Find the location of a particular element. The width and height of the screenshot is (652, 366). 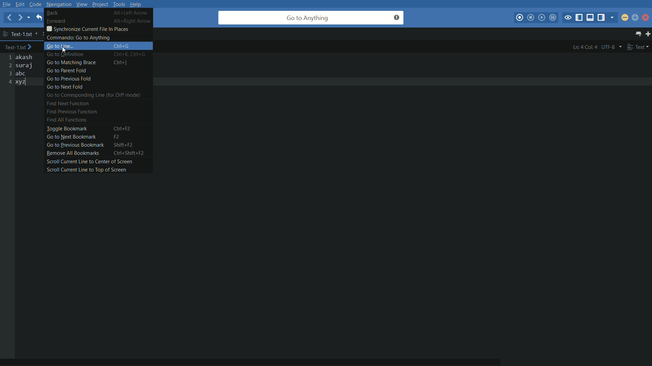

project  is located at coordinates (99, 5).